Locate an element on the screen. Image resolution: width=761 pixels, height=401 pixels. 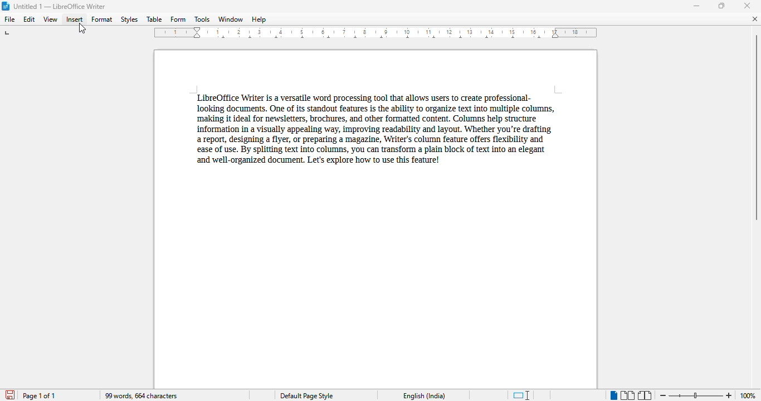
form is located at coordinates (178, 19).